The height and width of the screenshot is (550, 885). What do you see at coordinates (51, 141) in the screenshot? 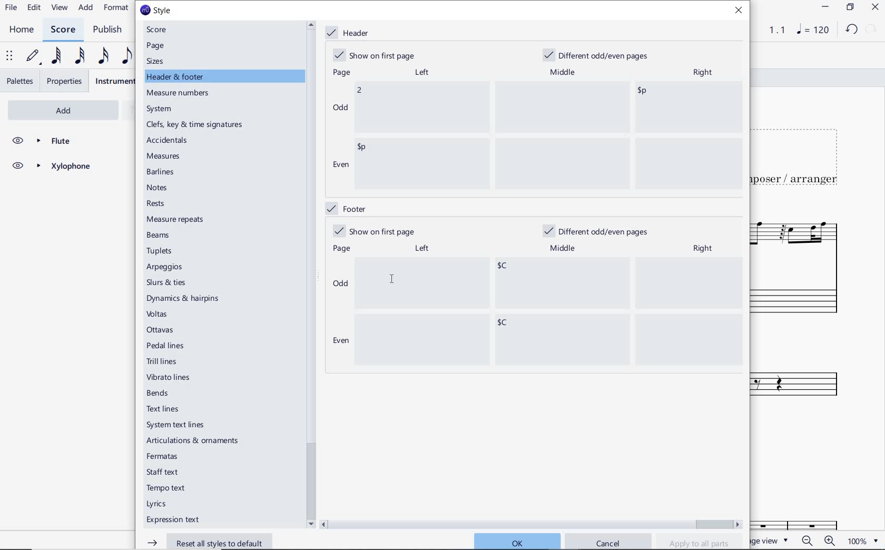
I see `FLUTE` at bounding box center [51, 141].